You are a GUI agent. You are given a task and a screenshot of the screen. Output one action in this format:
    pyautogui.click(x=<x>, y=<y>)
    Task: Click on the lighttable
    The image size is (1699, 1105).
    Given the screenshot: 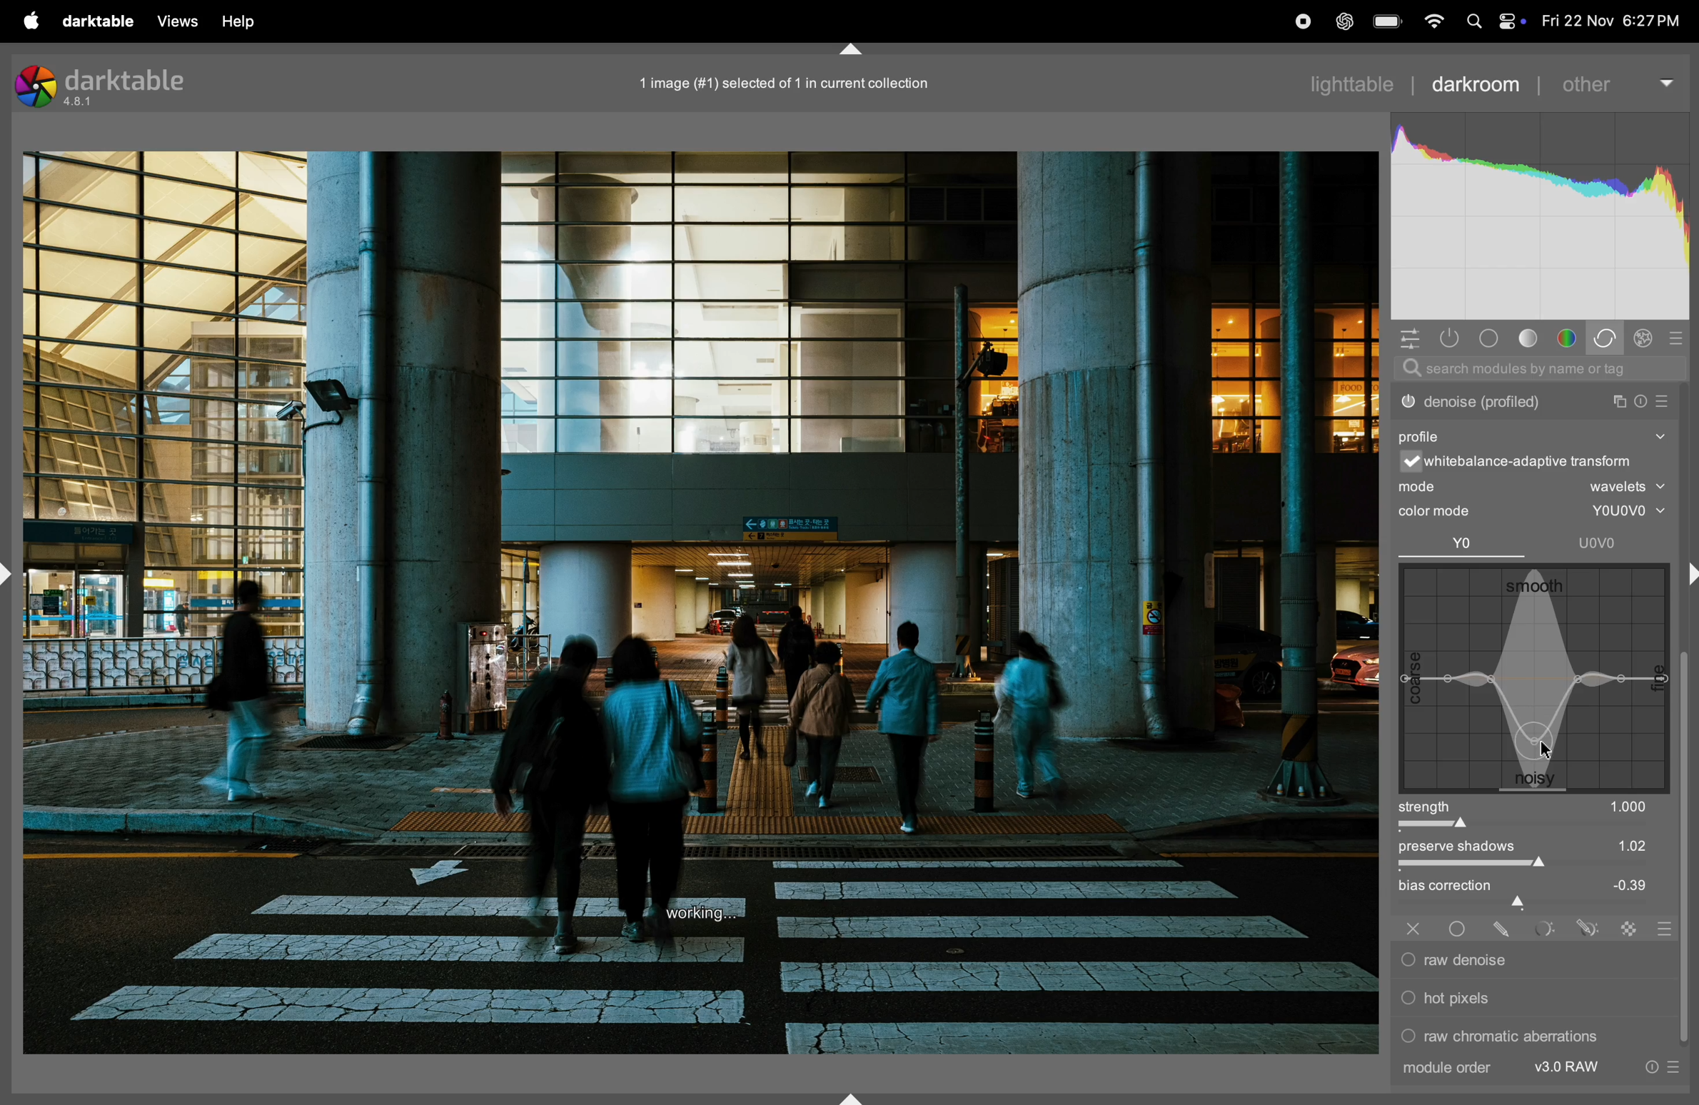 What is the action you would take?
    pyautogui.click(x=1350, y=84)
    